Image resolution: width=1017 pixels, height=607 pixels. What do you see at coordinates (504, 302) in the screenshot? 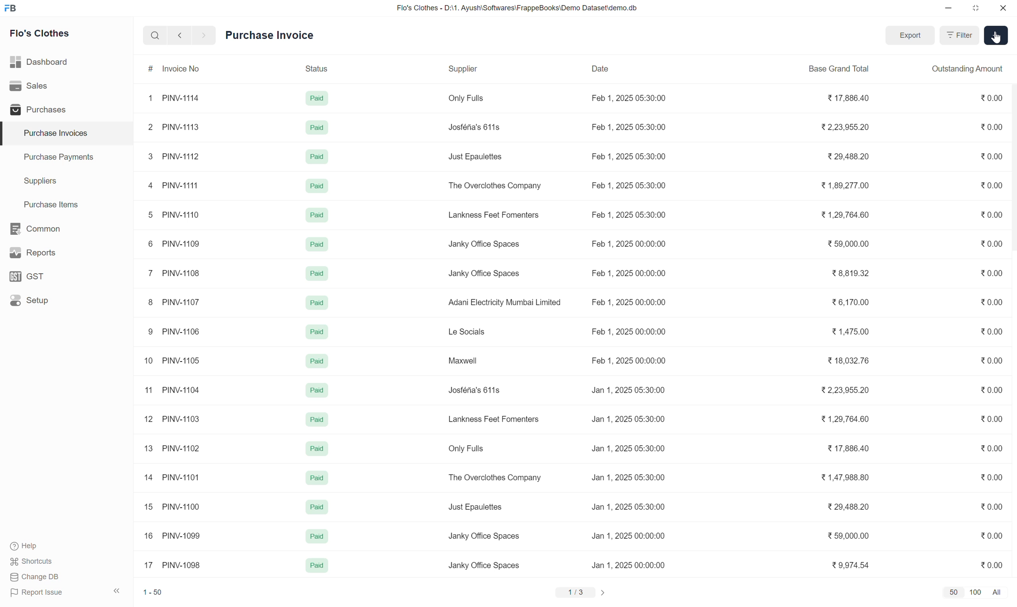
I see `Adani Electricity Mumbai Limited` at bounding box center [504, 302].